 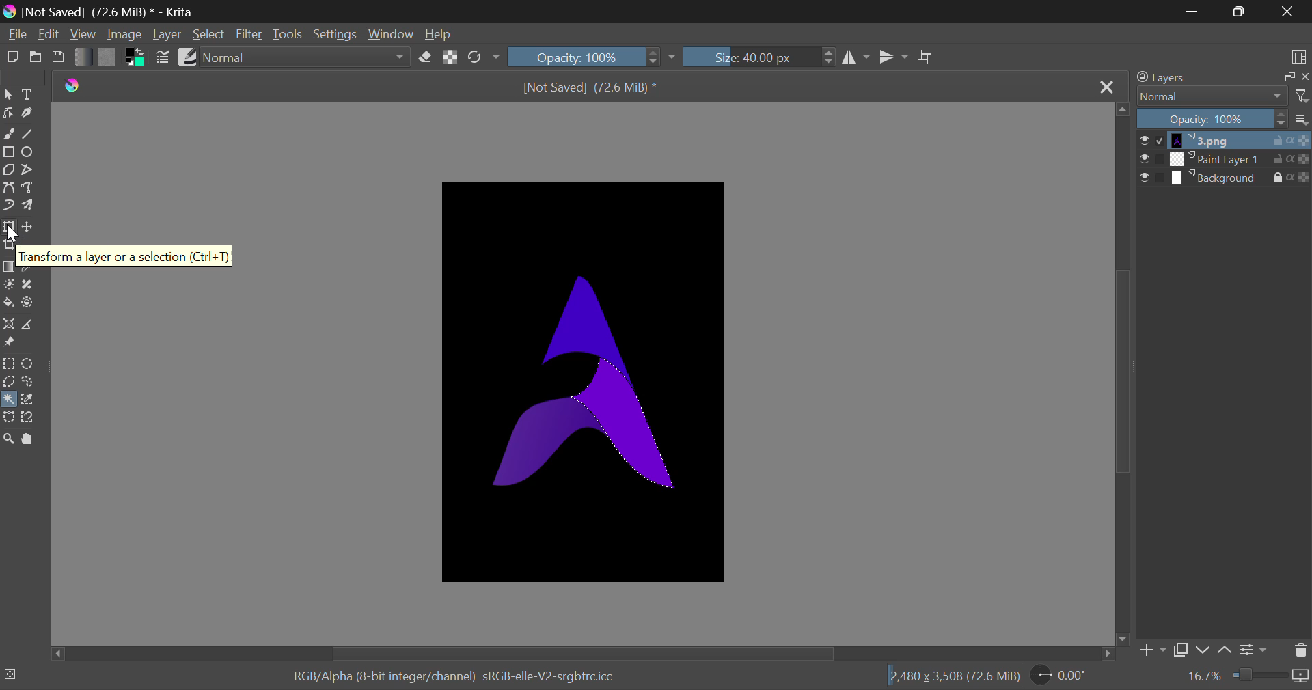 I want to click on Reference Images, so click(x=8, y=343).